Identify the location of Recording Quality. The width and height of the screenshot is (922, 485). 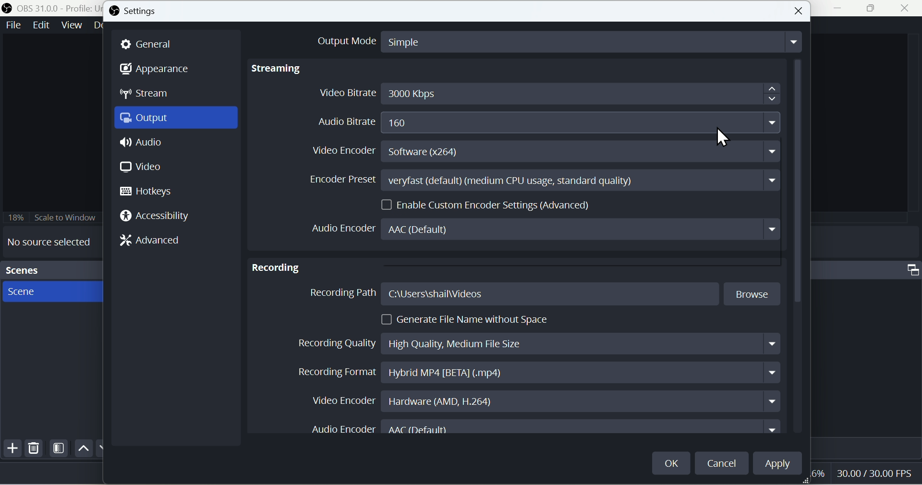
(536, 341).